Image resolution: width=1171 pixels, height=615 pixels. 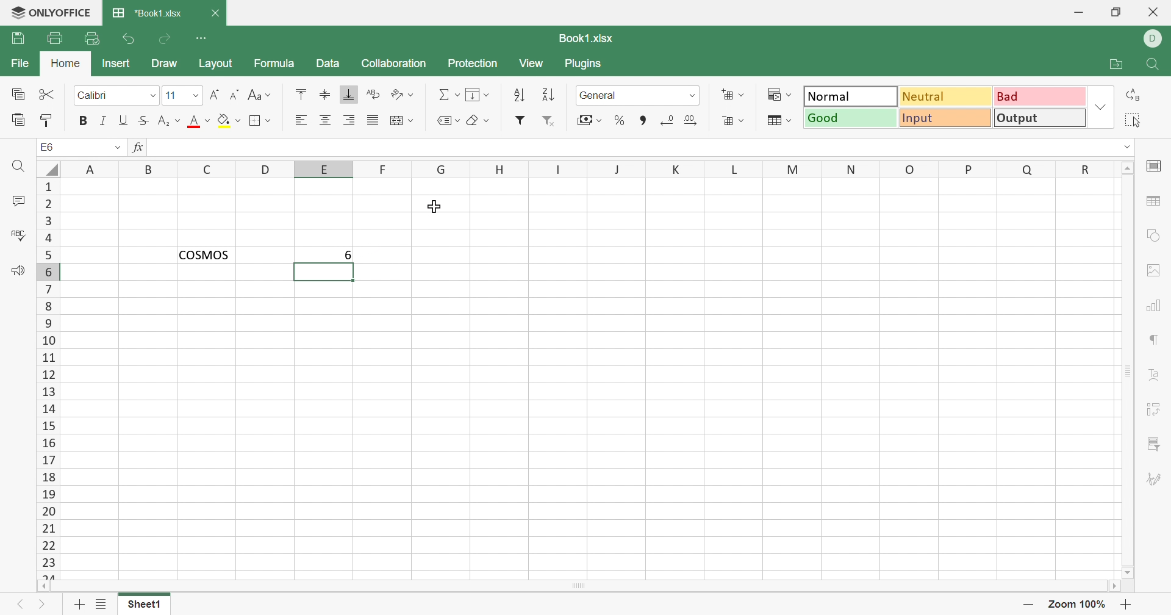 What do you see at coordinates (373, 121) in the screenshot?
I see `Justified` at bounding box center [373, 121].